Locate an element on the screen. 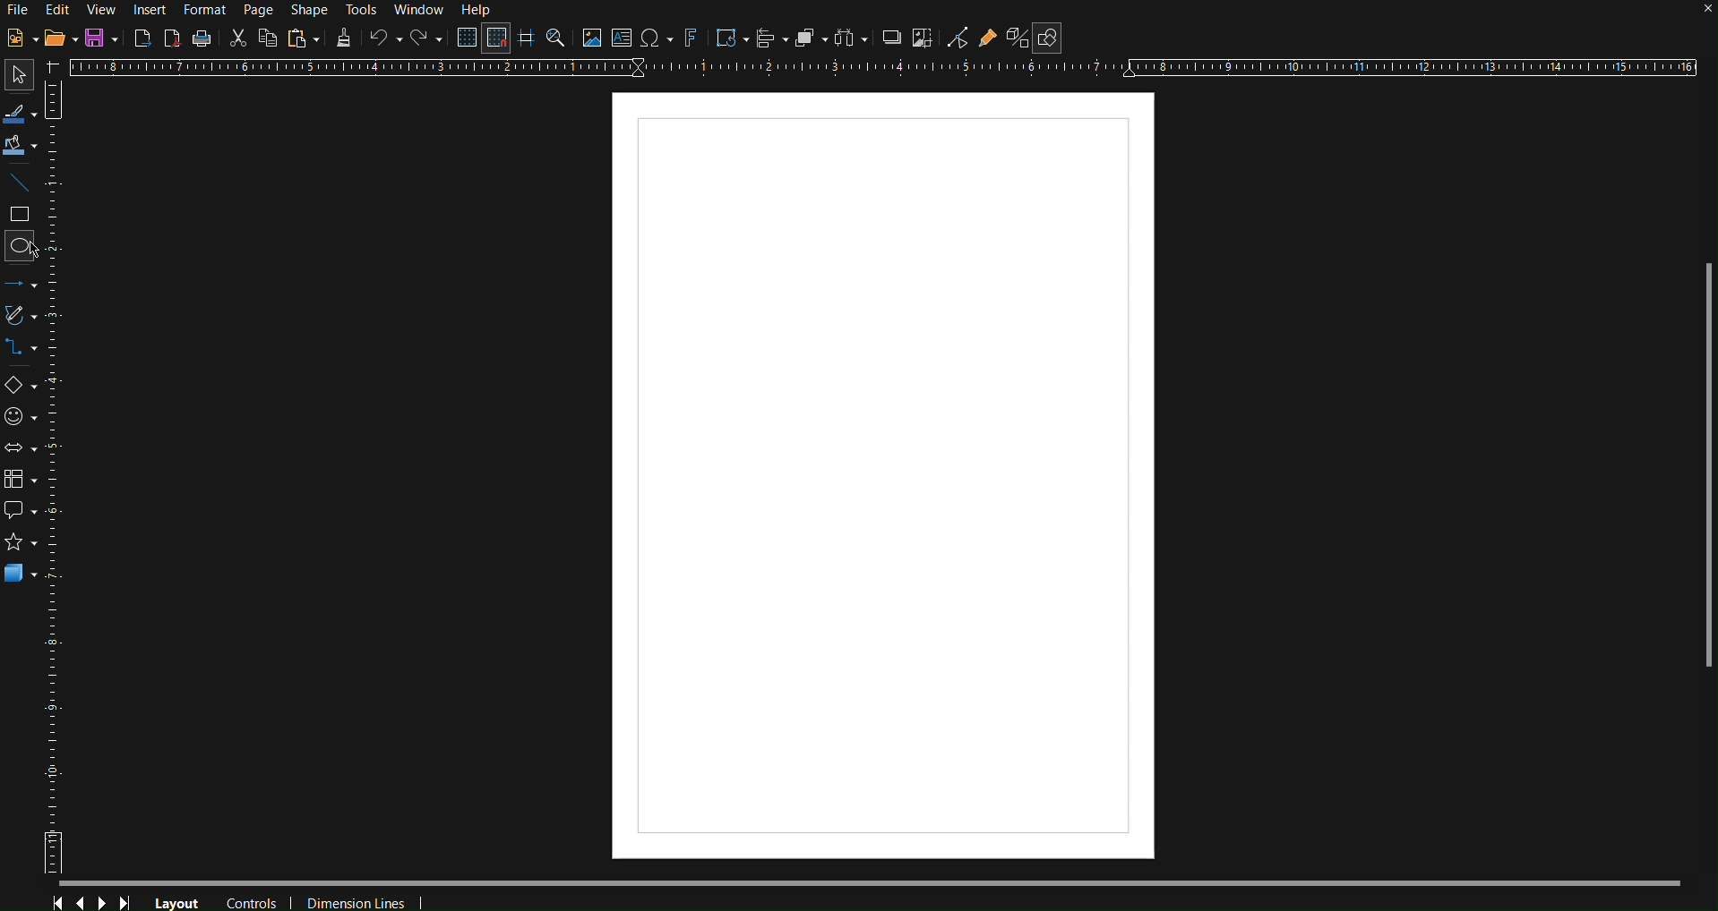  Block Arrows is located at coordinates (23, 447).